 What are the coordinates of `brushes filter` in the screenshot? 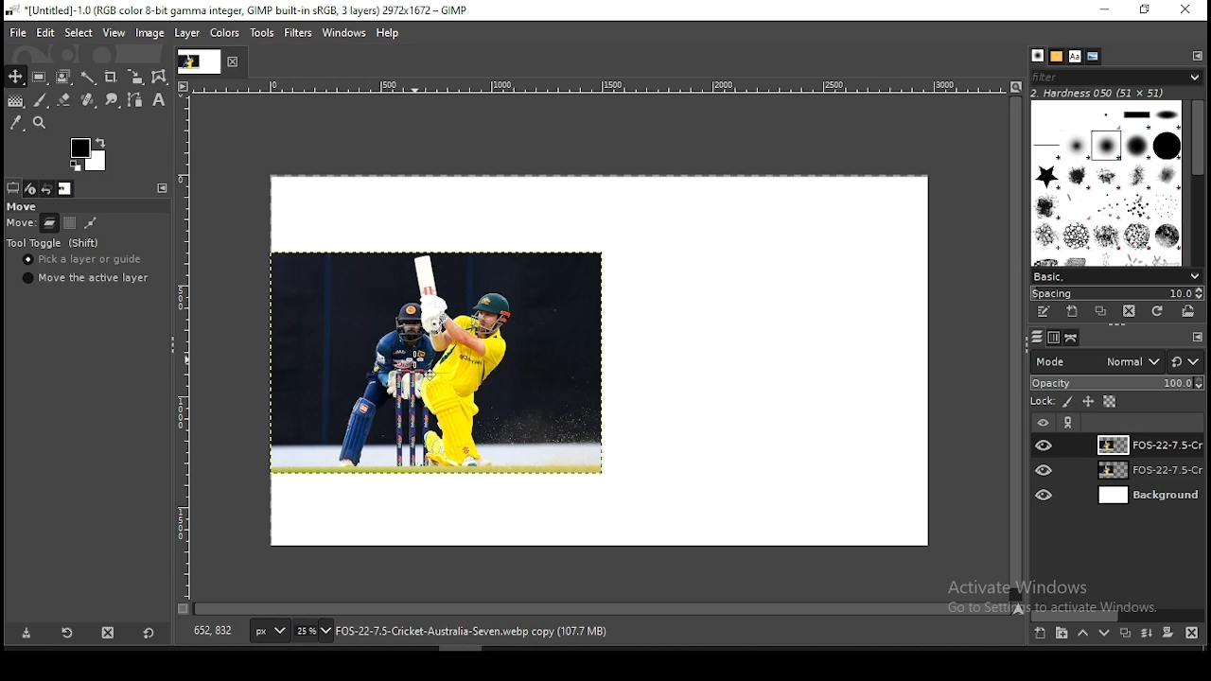 It's located at (1116, 76).